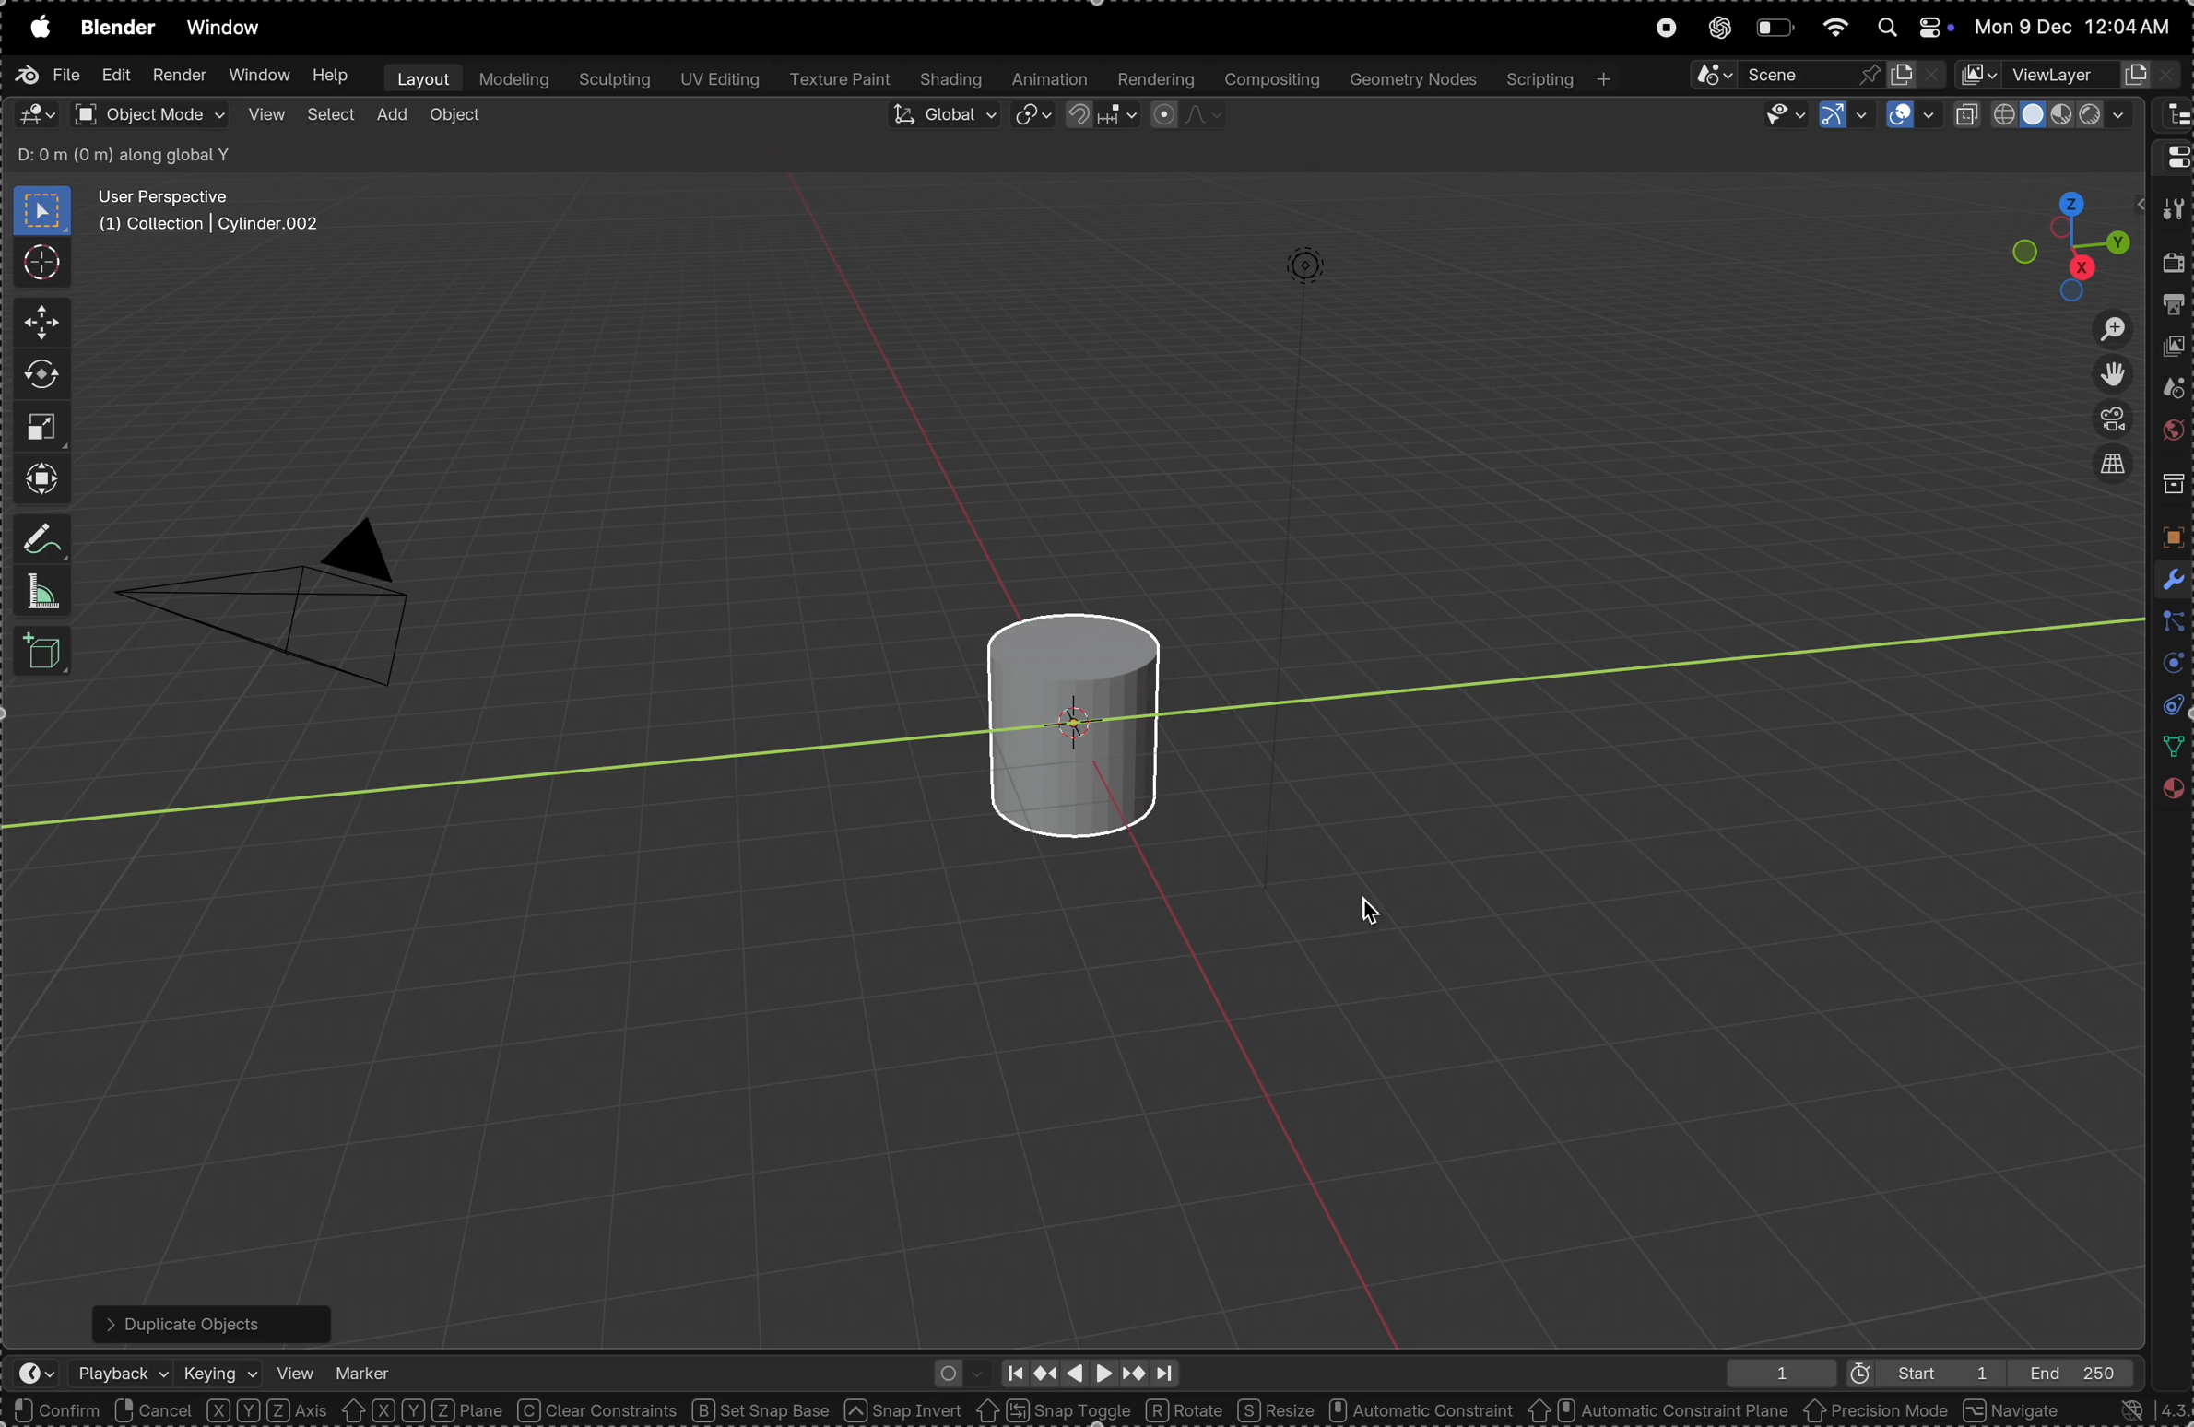  Describe the element at coordinates (36, 114) in the screenshot. I see `editor type` at that location.